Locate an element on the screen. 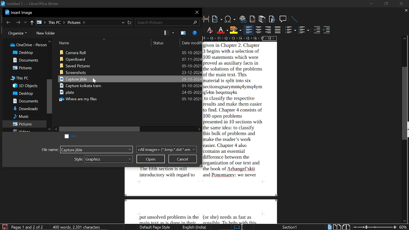  open is located at coordinates (150, 159).